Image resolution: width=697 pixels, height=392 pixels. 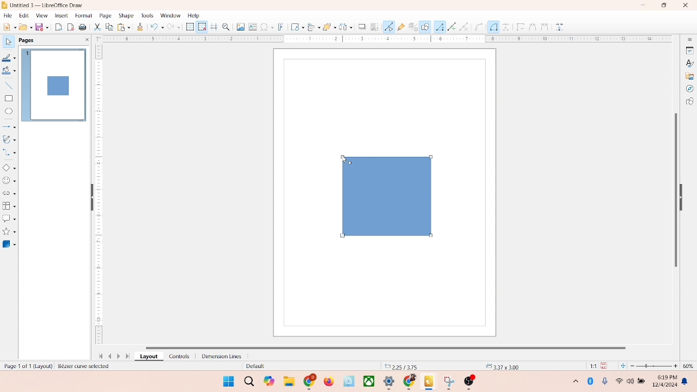 What do you see at coordinates (60, 26) in the screenshot?
I see `export` at bounding box center [60, 26].